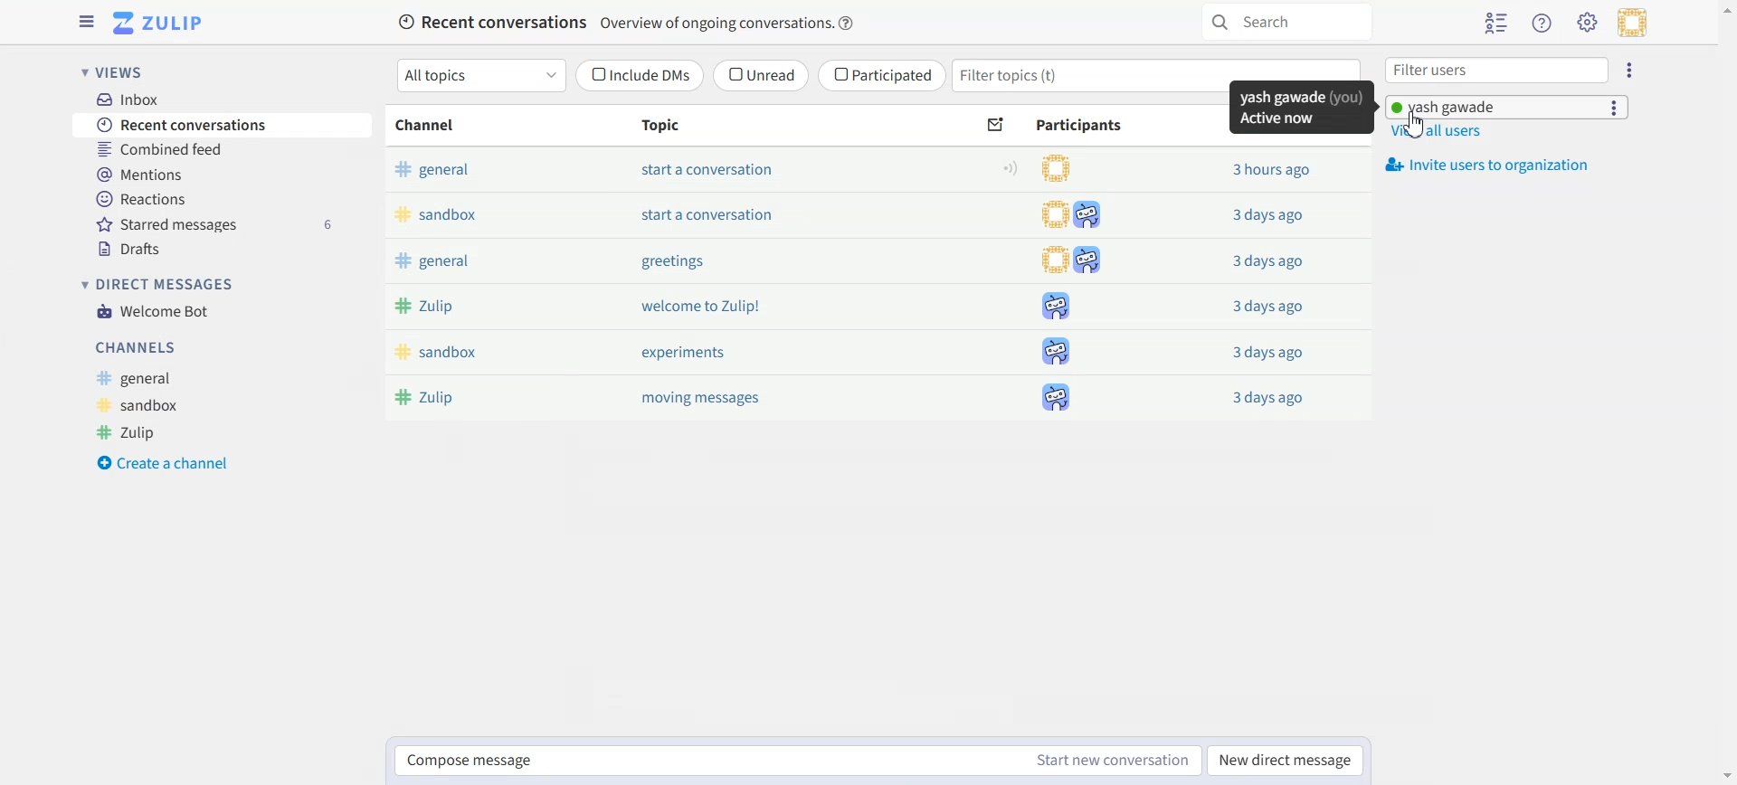 The width and height of the screenshot is (1737, 785). I want to click on experiments, so click(686, 352).